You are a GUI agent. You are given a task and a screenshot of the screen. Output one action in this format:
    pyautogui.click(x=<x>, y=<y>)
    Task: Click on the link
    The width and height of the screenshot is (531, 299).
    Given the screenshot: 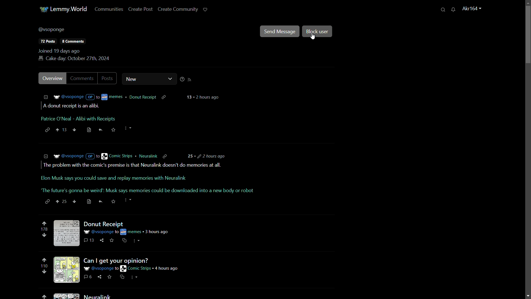 What is the action you would take?
    pyautogui.click(x=46, y=130)
    